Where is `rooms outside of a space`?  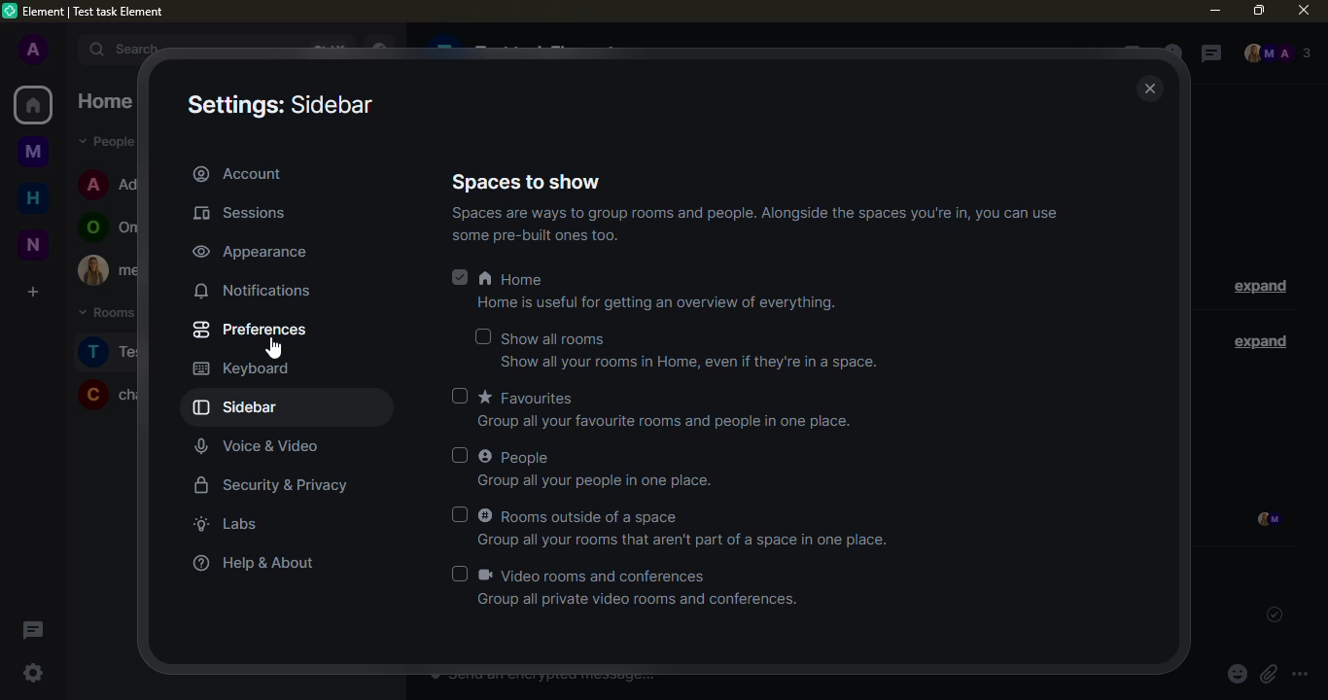 rooms outside of a space is located at coordinates (580, 515).